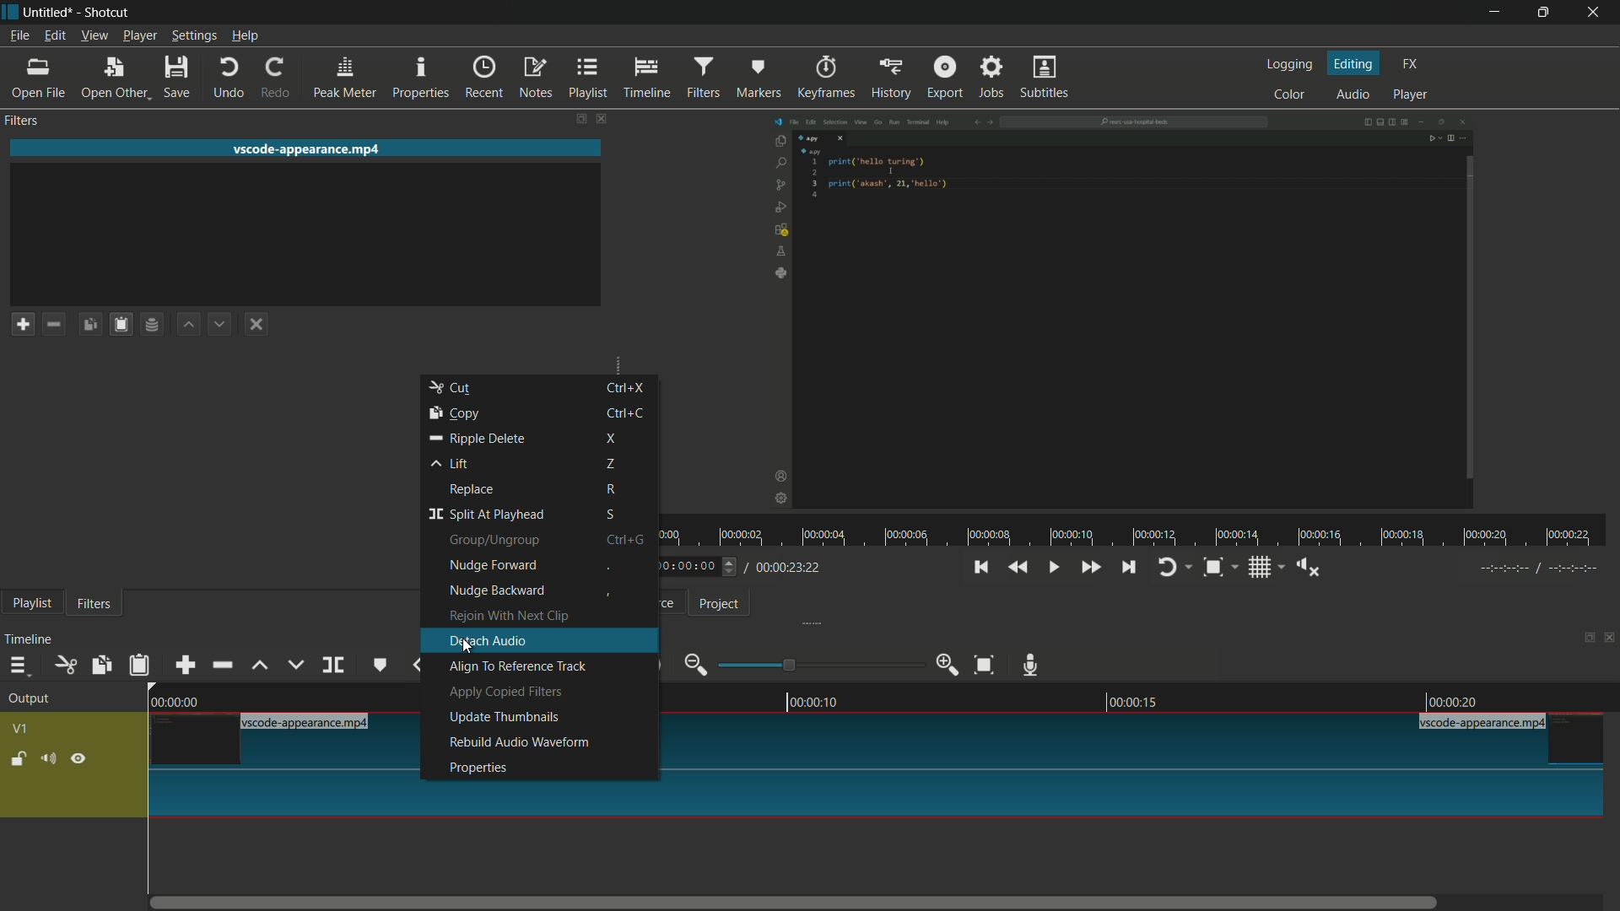  I want to click on append, so click(188, 665).